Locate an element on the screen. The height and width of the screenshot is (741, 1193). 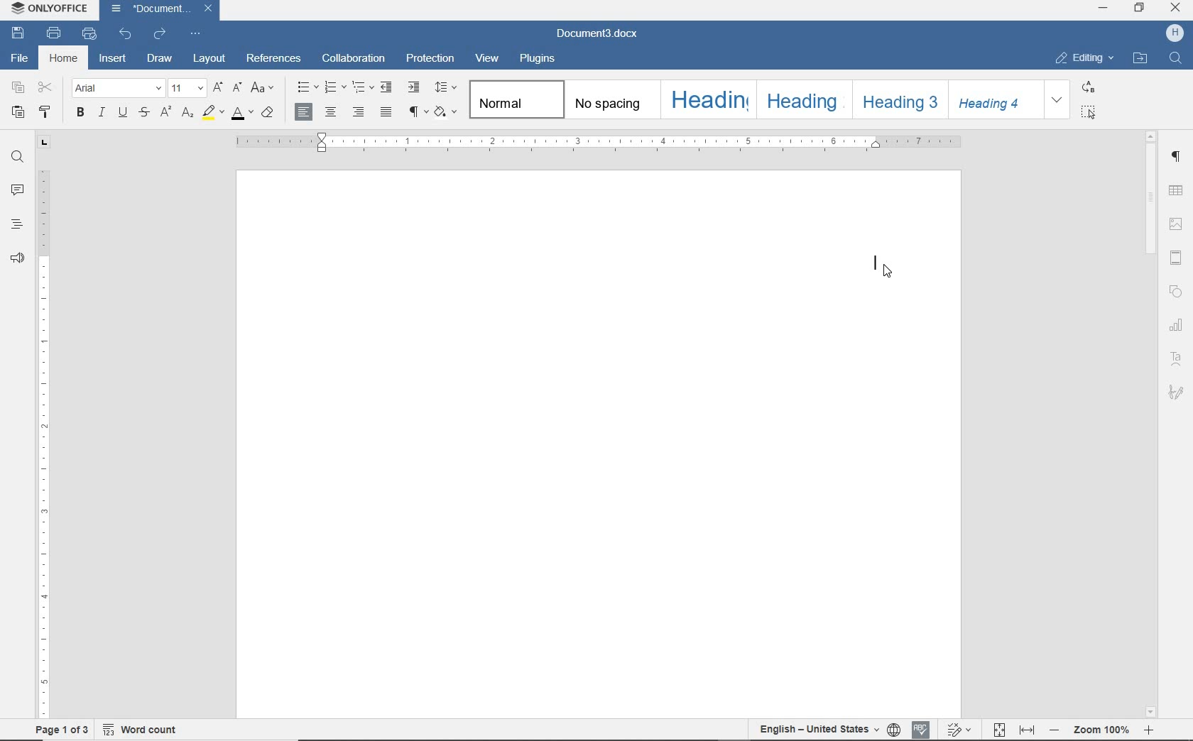
ALIGN LEFT is located at coordinates (303, 111).